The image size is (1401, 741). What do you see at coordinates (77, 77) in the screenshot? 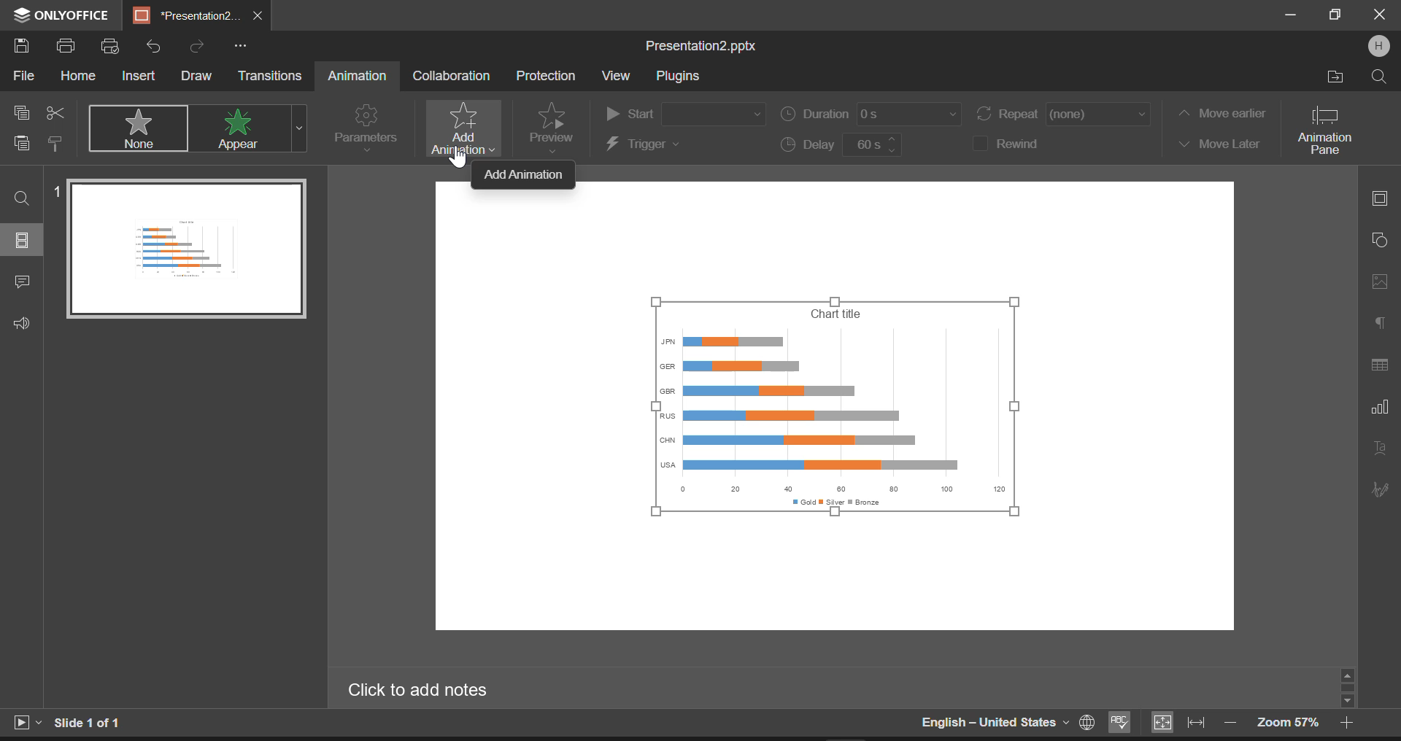
I see `Home Menu` at bounding box center [77, 77].